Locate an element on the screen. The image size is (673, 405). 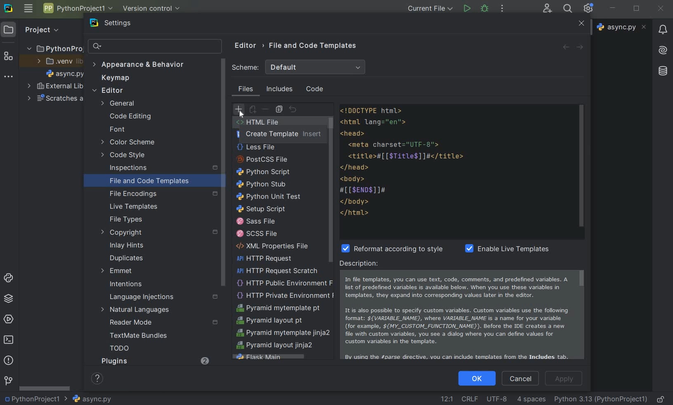
less file is located at coordinates (256, 147).